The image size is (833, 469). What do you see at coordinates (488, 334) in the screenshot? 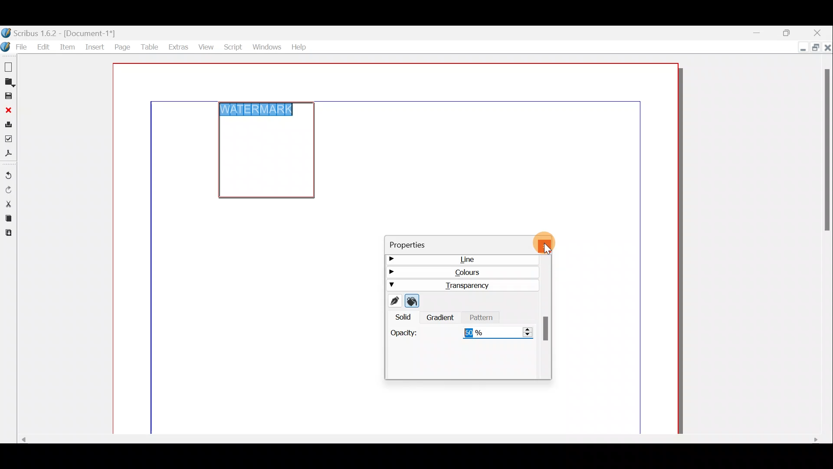
I see `50%` at bounding box center [488, 334].